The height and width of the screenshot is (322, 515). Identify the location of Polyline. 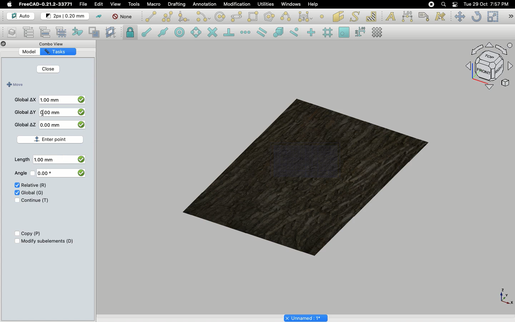
(167, 16).